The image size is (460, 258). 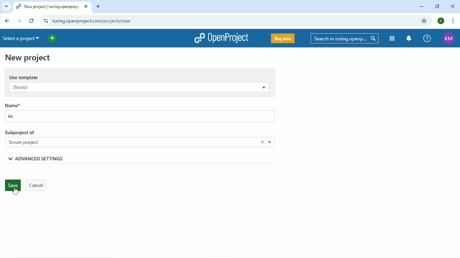 I want to click on Search tabs, so click(x=6, y=7).